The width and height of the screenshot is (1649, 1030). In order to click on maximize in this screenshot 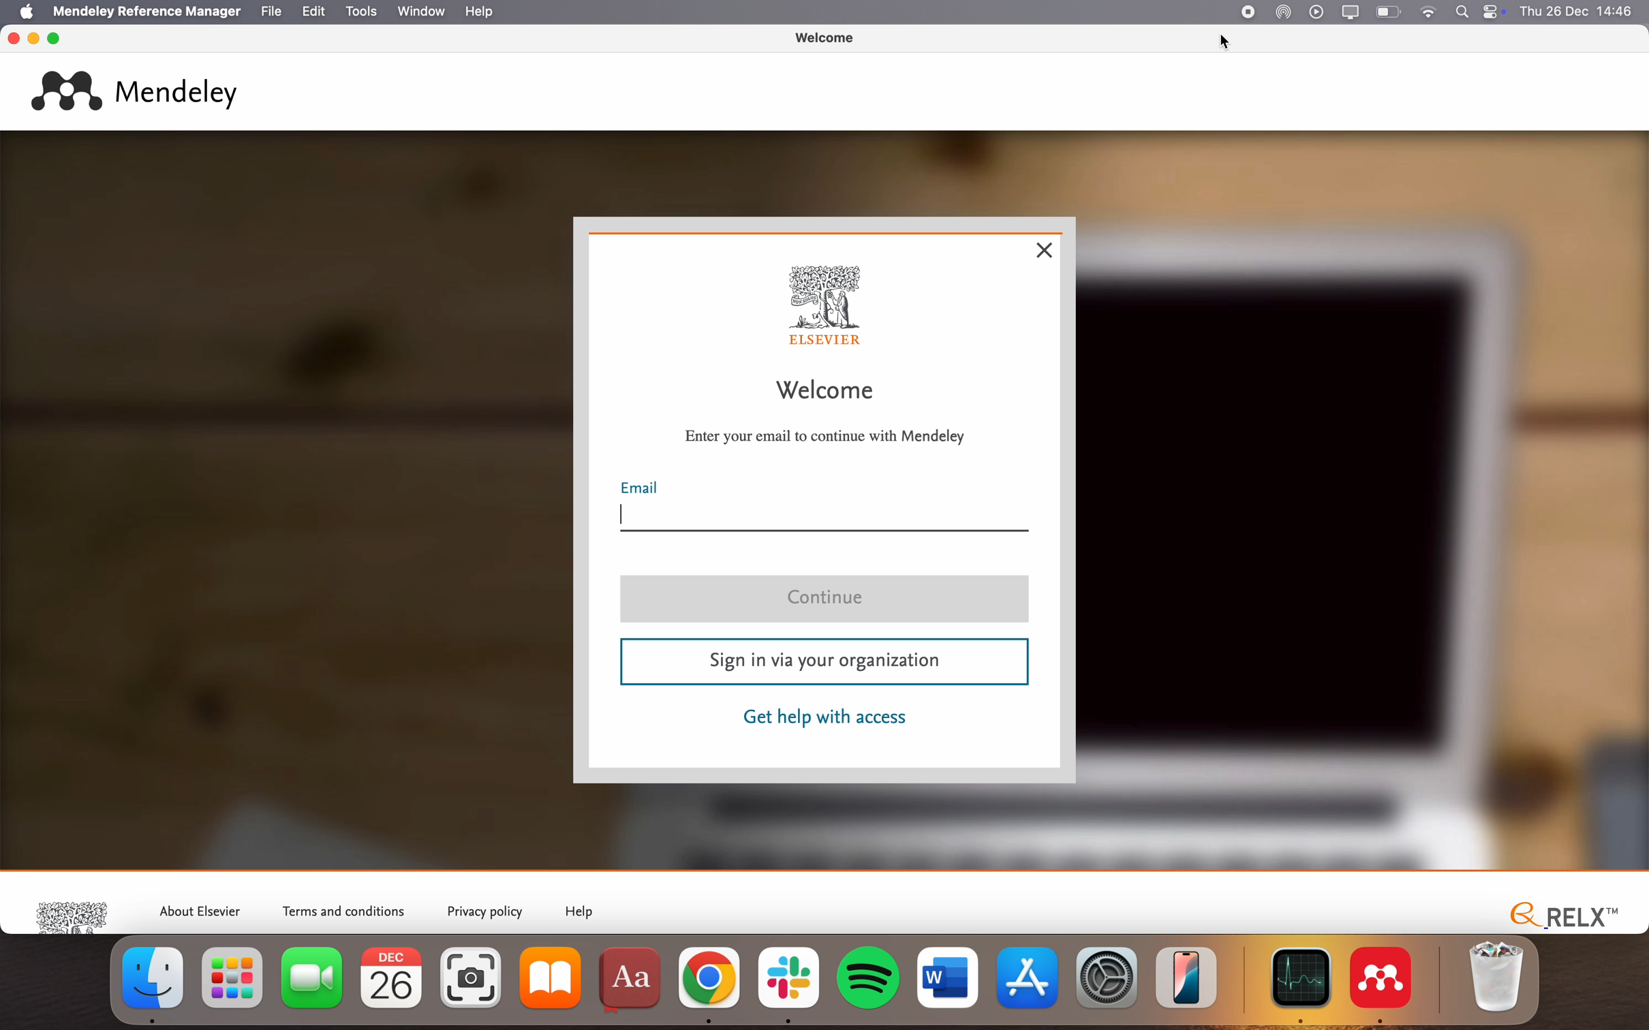, I will do `click(55, 37)`.